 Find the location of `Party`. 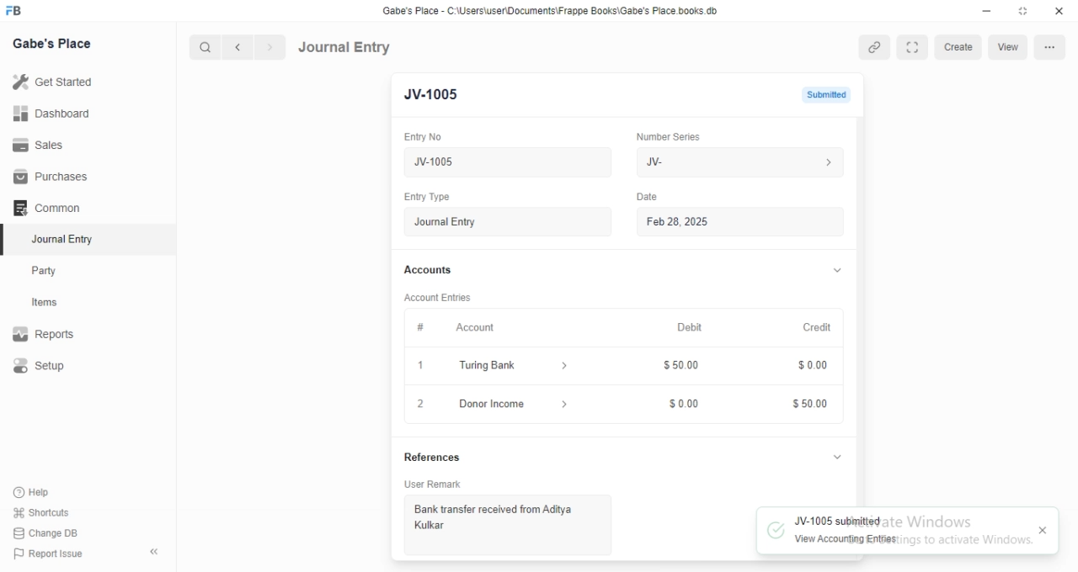

Party is located at coordinates (56, 271).